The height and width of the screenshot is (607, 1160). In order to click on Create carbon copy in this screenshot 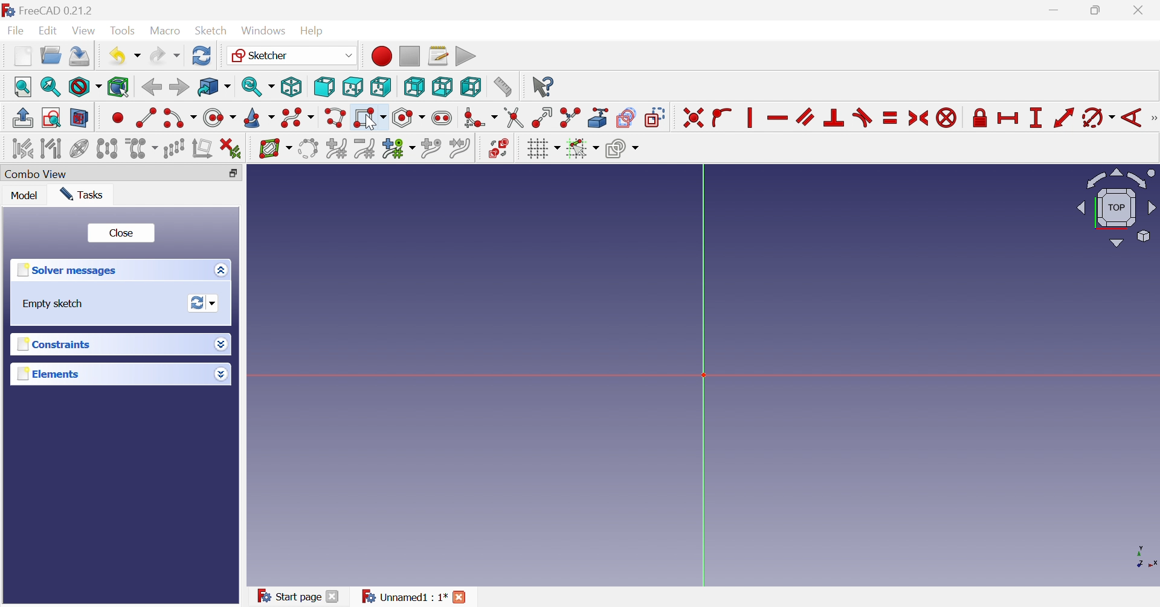, I will do `click(626, 117)`.